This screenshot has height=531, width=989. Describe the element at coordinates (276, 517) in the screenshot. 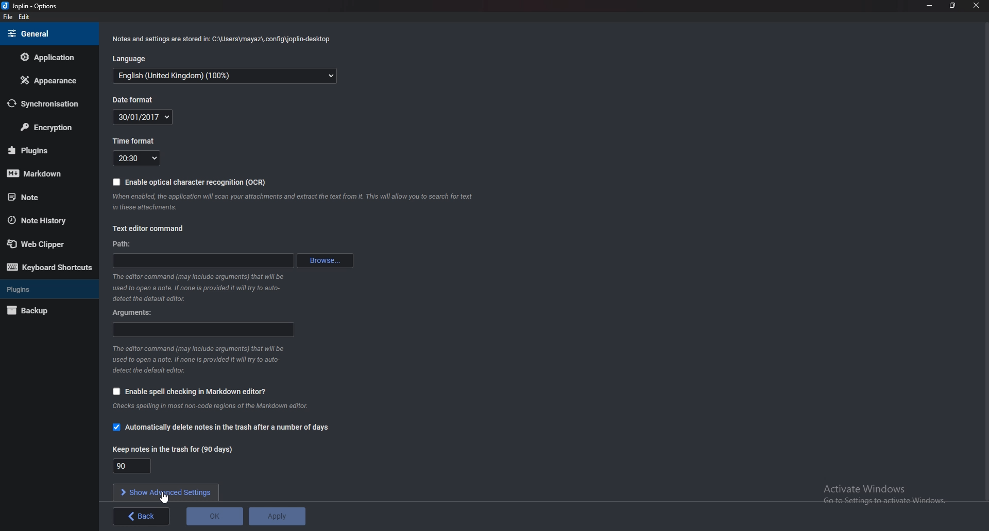

I see `Apply` at that location.